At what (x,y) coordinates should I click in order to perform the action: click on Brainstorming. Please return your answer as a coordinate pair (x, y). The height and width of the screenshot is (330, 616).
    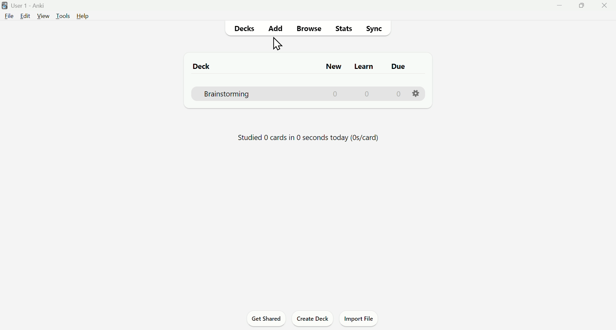
    Looking at the image, I should click on (310, 93).